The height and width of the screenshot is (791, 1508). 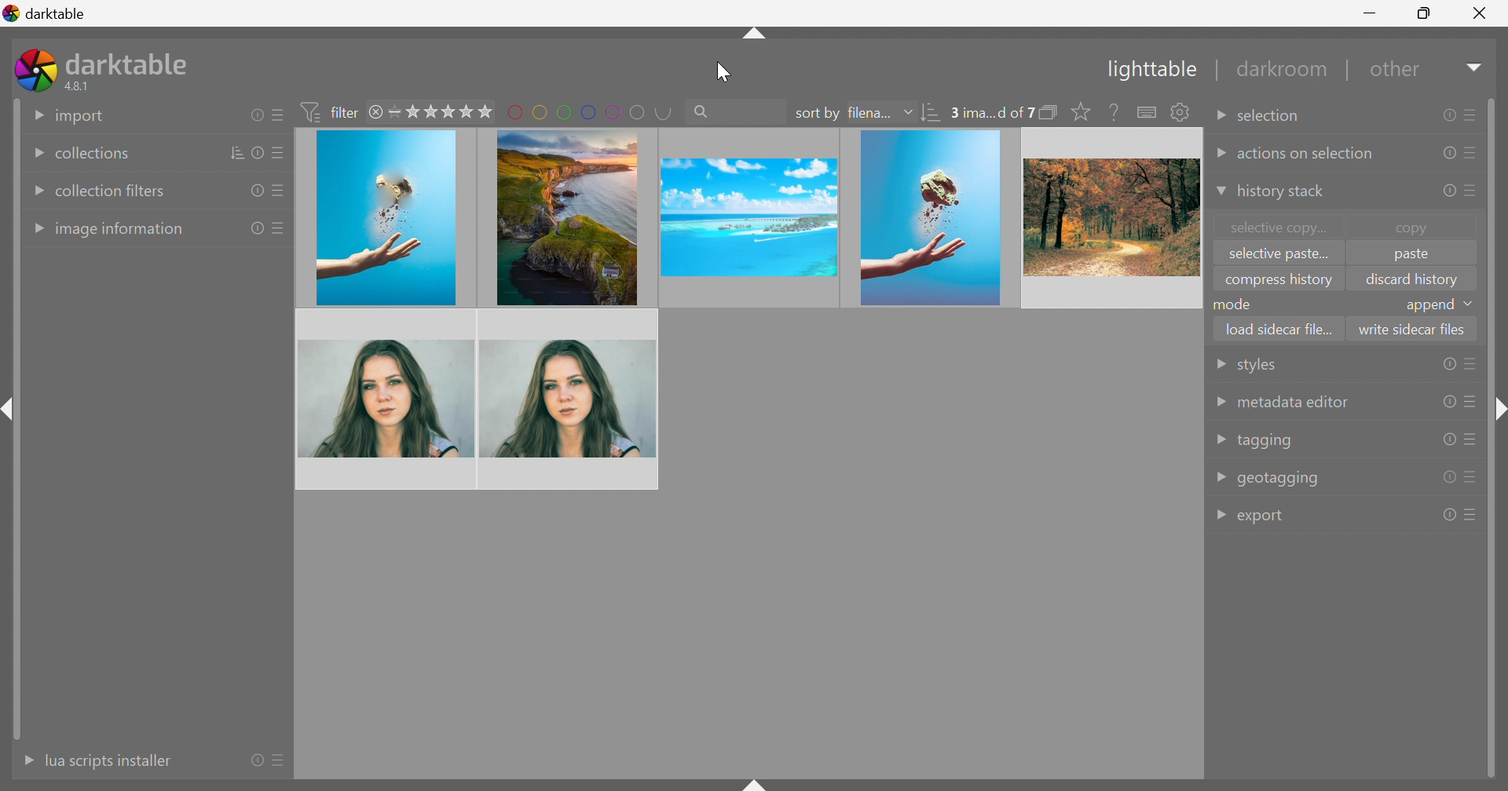 What do you see at coordinates (1426, 11) in the screenshot?
I see `Restore Down` at bounding box center [1426, 11].